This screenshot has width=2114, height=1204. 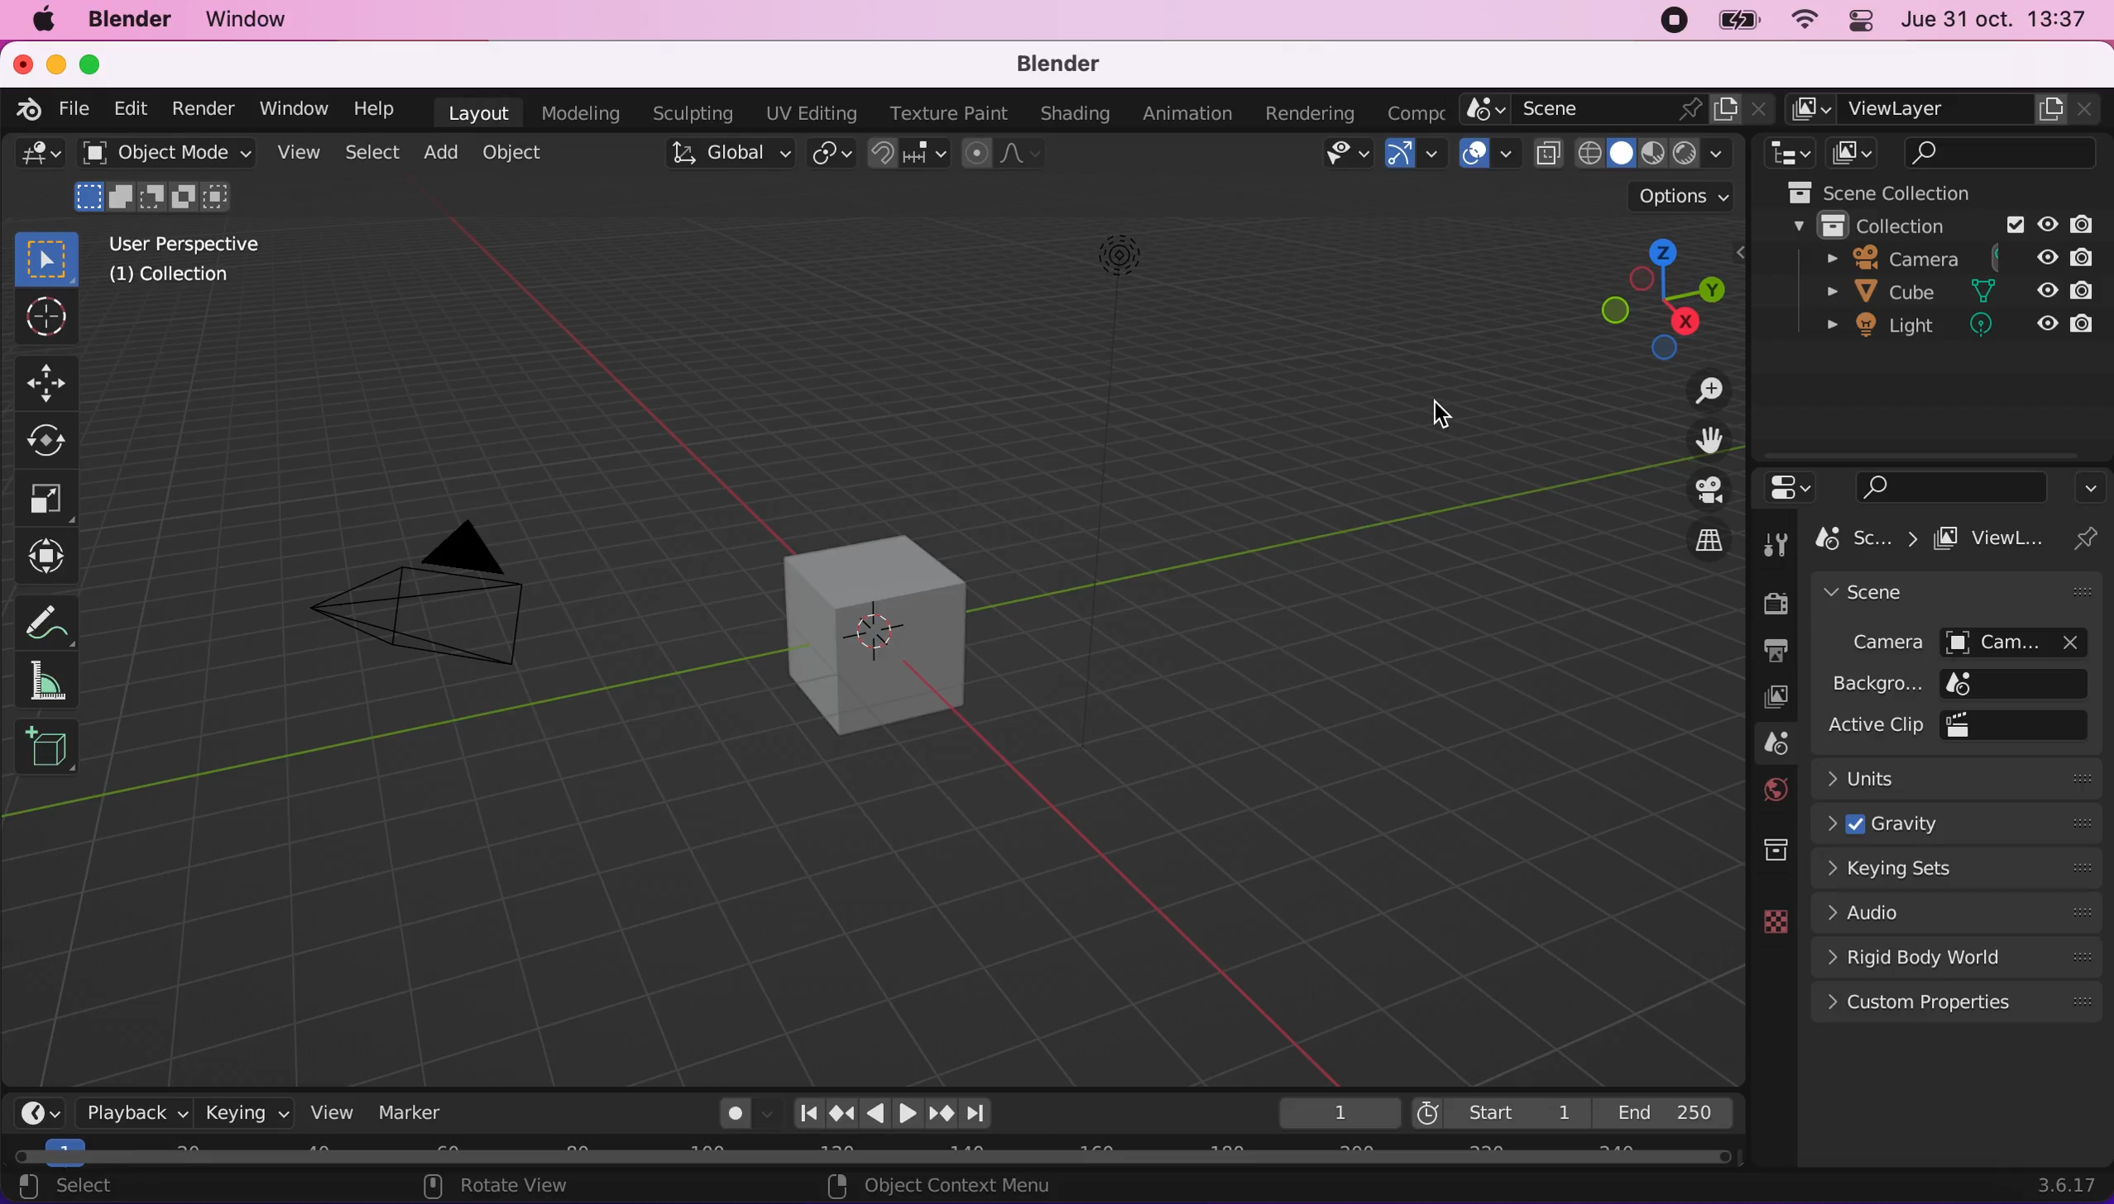 What do you see at coordinates (24, 64) in the screenshot?
I see `close` at bounding box center [24, 64].